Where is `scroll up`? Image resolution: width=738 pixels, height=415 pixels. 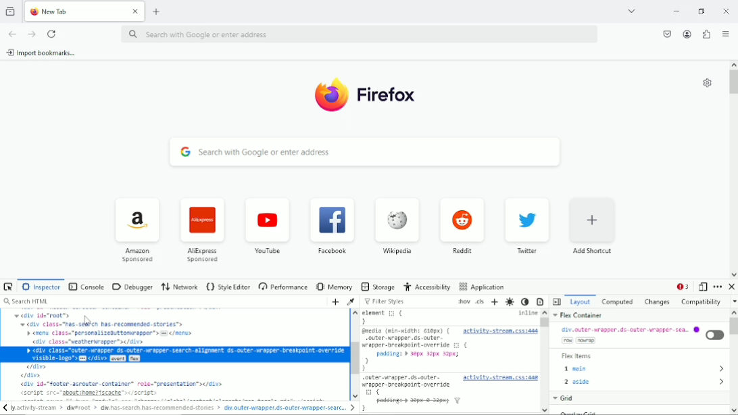 scroll up is located at coordinates (733, 314).